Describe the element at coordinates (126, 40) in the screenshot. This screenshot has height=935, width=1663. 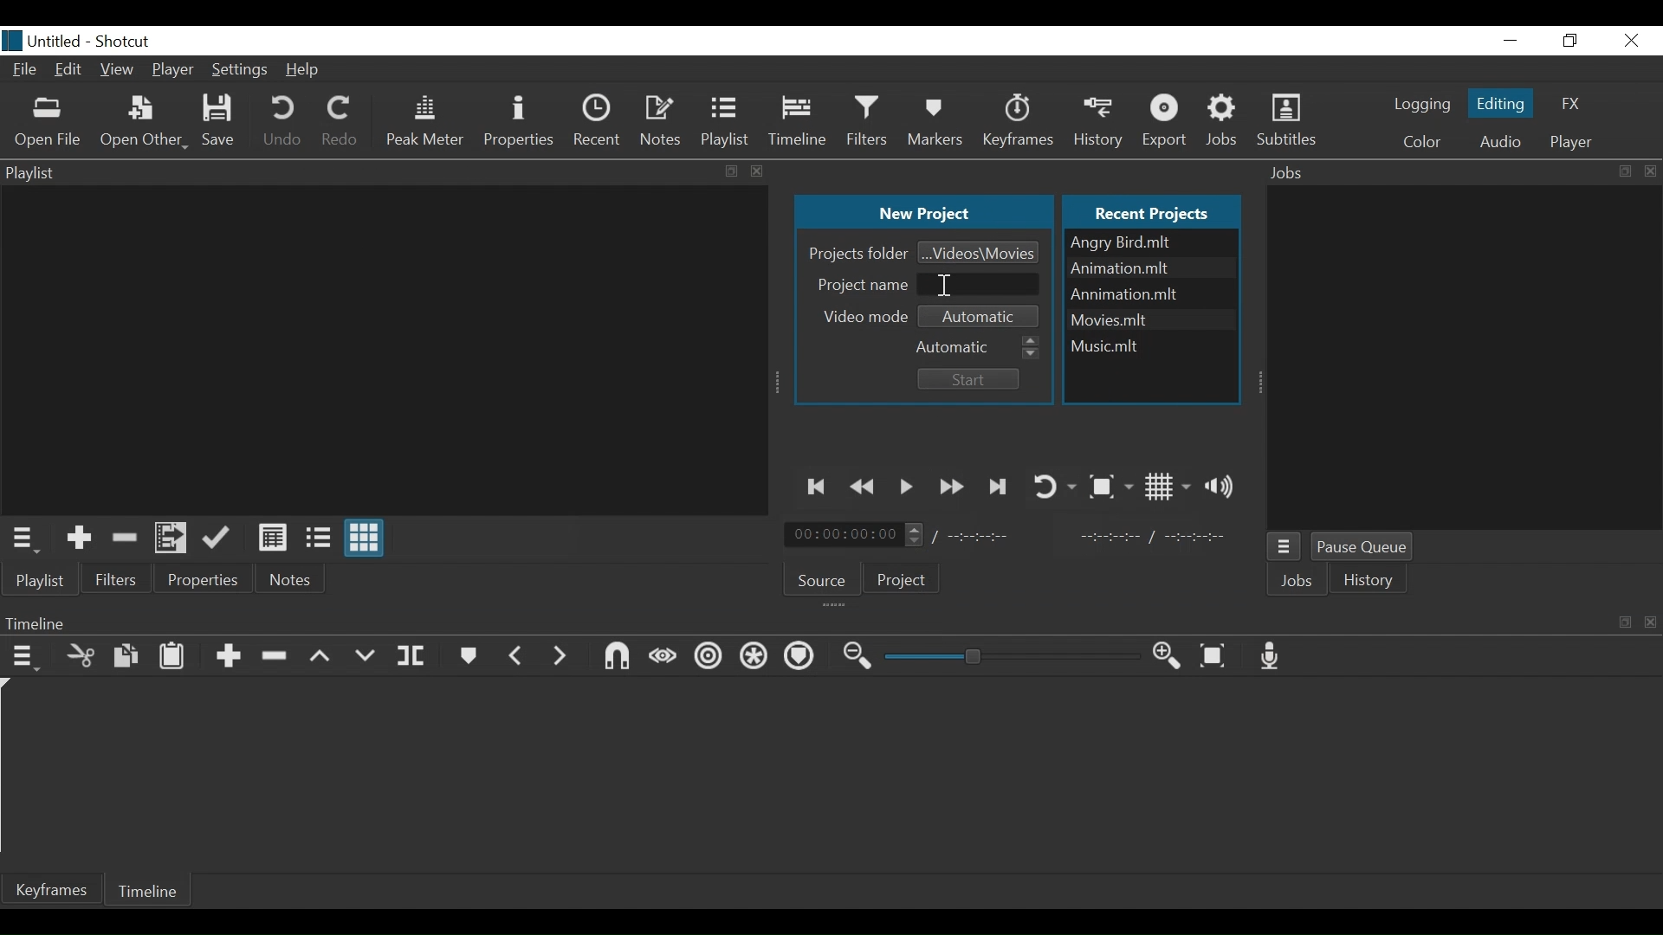
I see `Shotcut` at that location.